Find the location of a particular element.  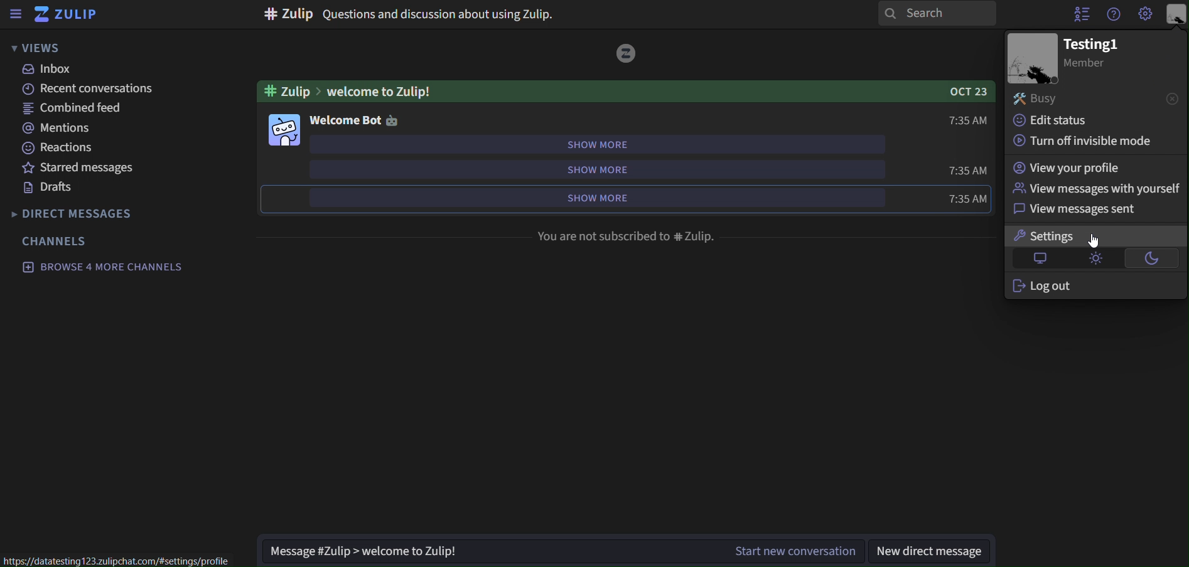

7:35 am is located at coordinates (968, 171).